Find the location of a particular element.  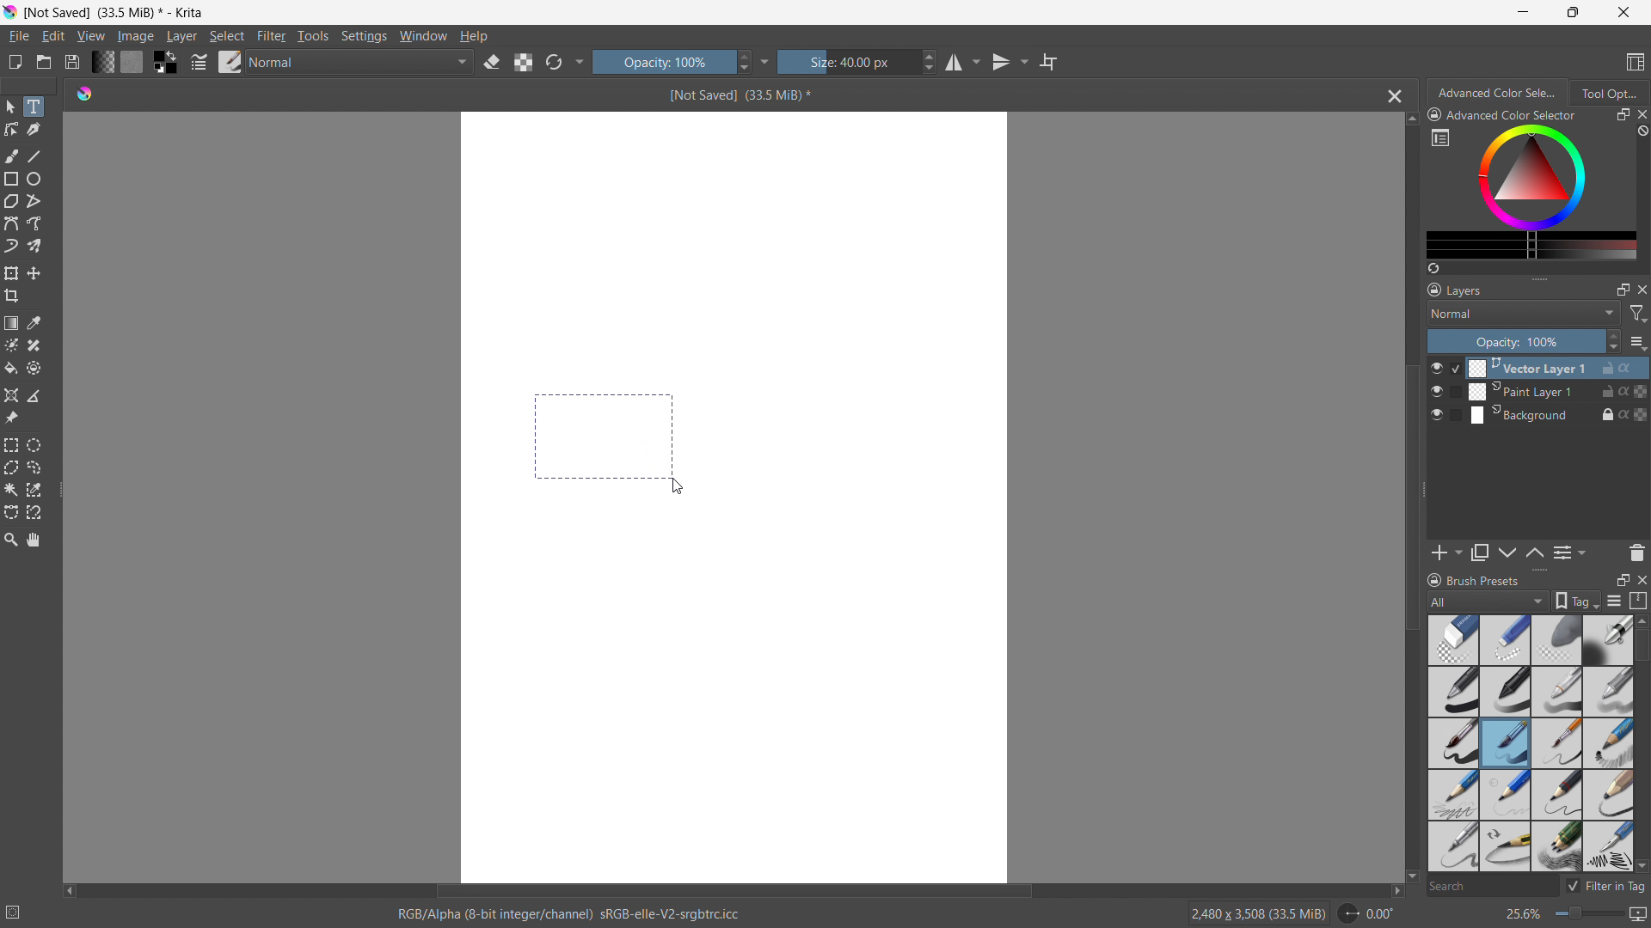

Not saved(33.5 Mib is located at coordinates (734, 94).